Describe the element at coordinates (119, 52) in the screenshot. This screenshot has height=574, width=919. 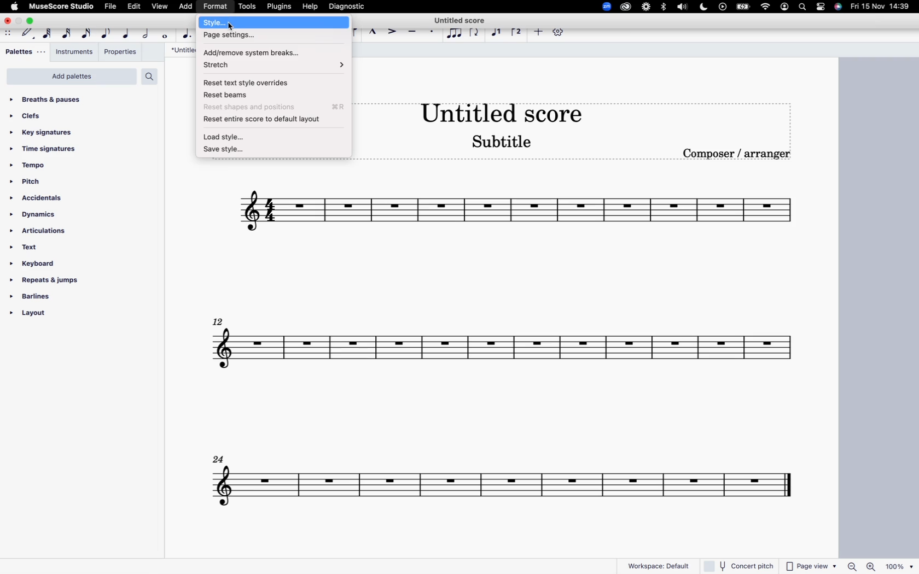
I see `properties` at that location.